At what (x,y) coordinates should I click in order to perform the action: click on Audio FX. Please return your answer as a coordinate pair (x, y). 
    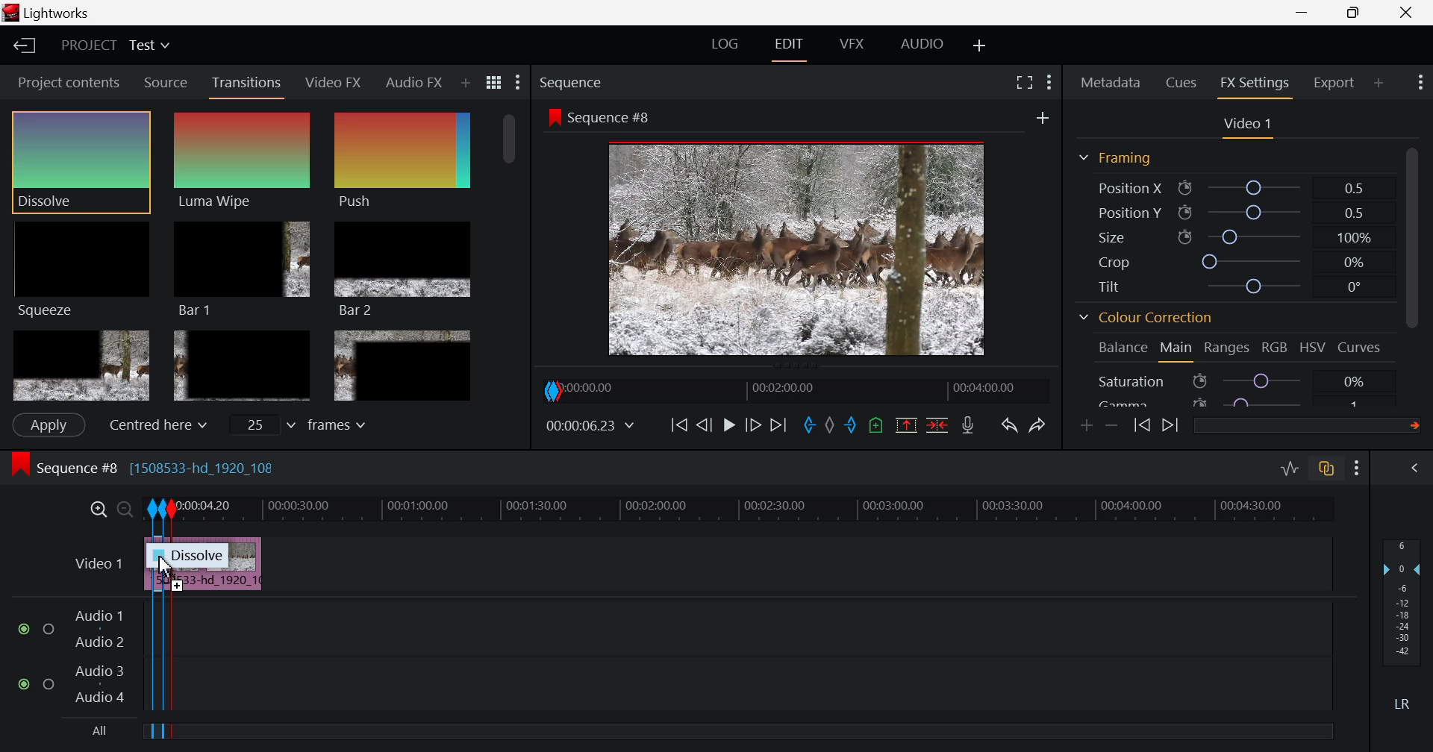
    Looking at the image, I should click on (412, 84).